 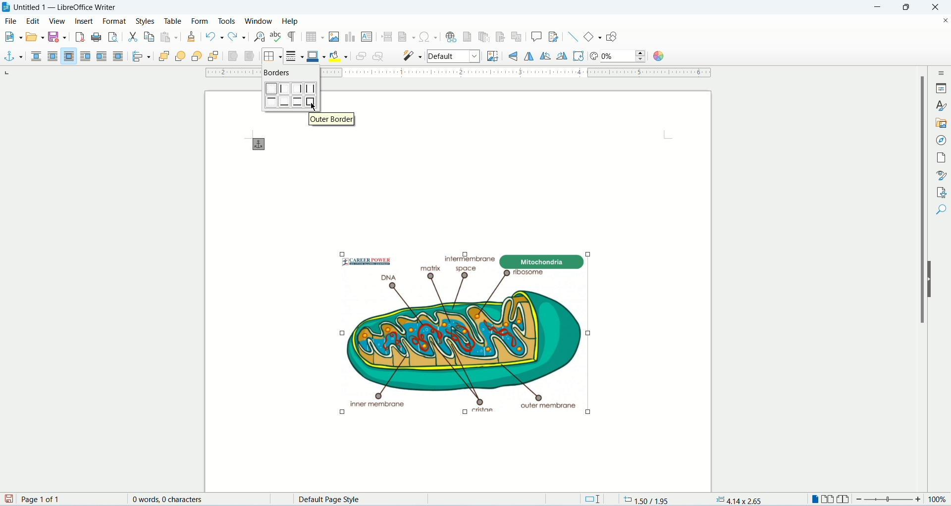 What do you see at coordinates (35, 36) in the screenshot?
I see `open` at bounding box center [35, 36].